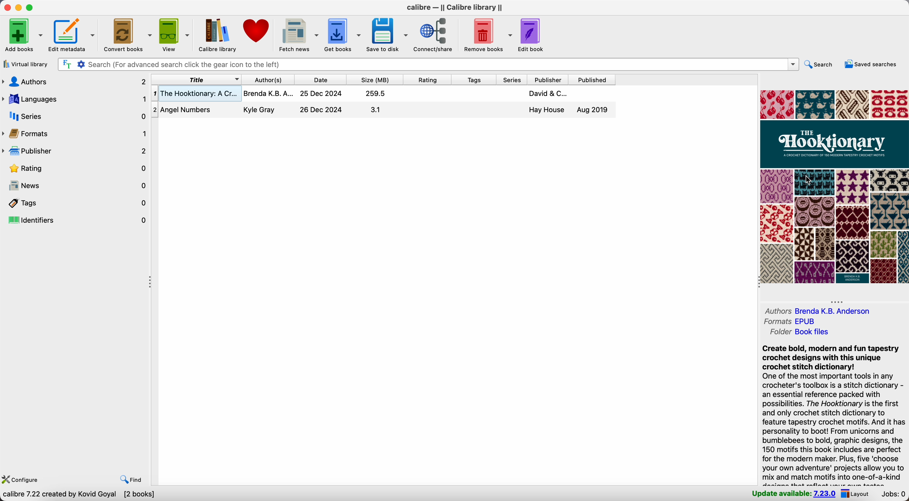 The width and height of the screenshot is (909, 501). Describe the element at coordinates (427, 64) in the screenshot. I see `search bar` at that location.